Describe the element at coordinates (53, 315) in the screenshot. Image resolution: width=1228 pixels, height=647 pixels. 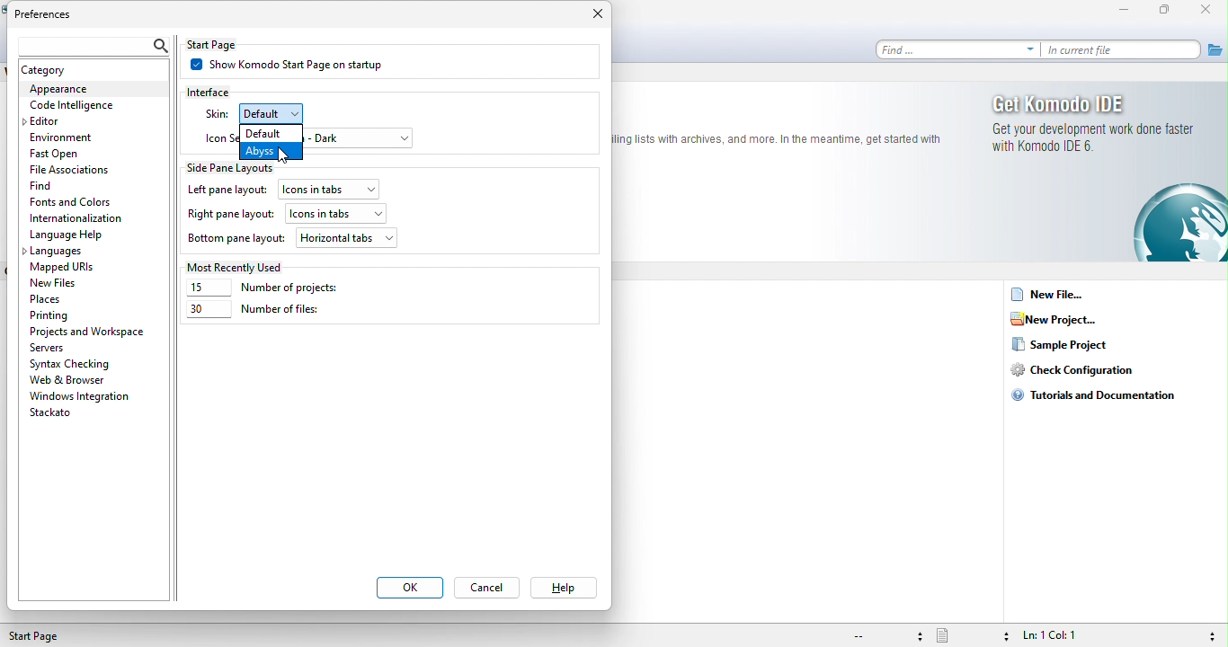
I see `printing` at that location.